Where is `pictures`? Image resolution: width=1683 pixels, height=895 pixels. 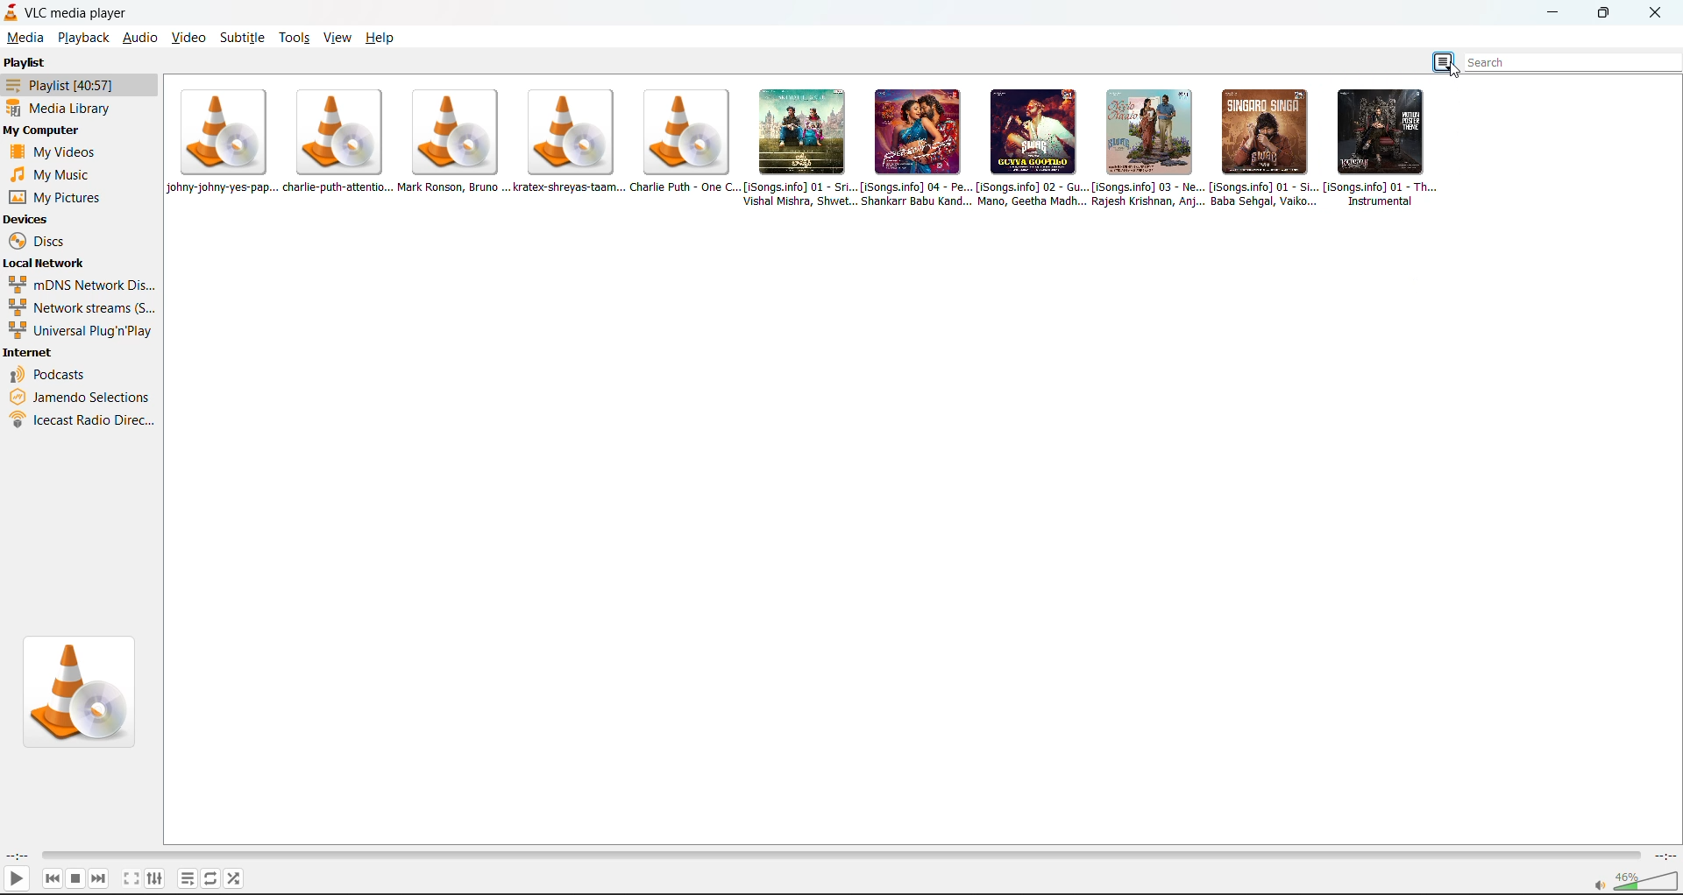
pictures is located at coordinates (62, 200).